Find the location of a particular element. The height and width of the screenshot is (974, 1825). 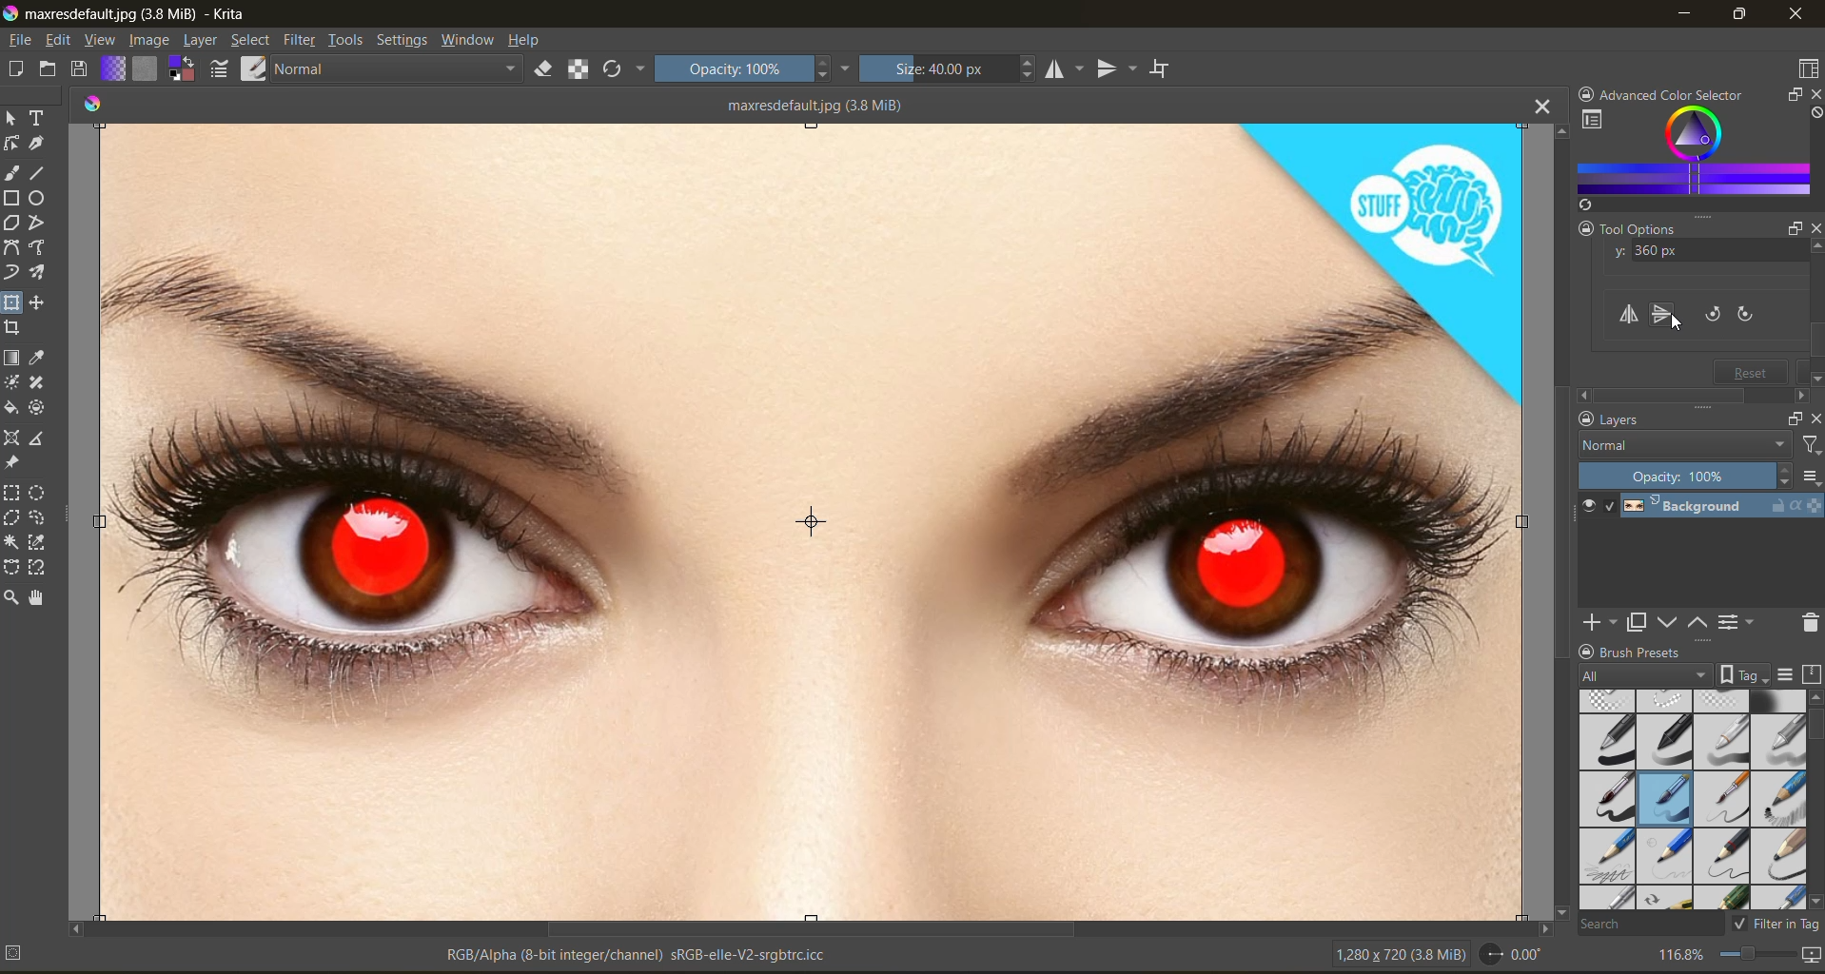

save is located at coordinates (85, 68).